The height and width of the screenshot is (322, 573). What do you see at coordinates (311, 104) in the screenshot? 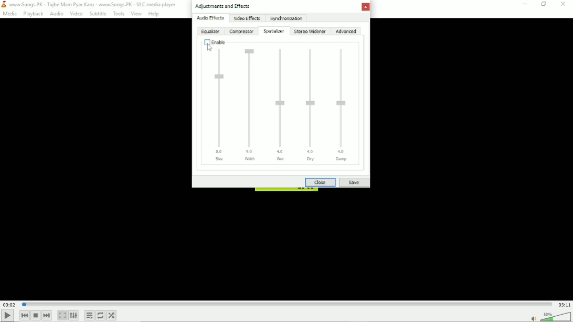
I see `Dry` at bounding box center [311, 104].